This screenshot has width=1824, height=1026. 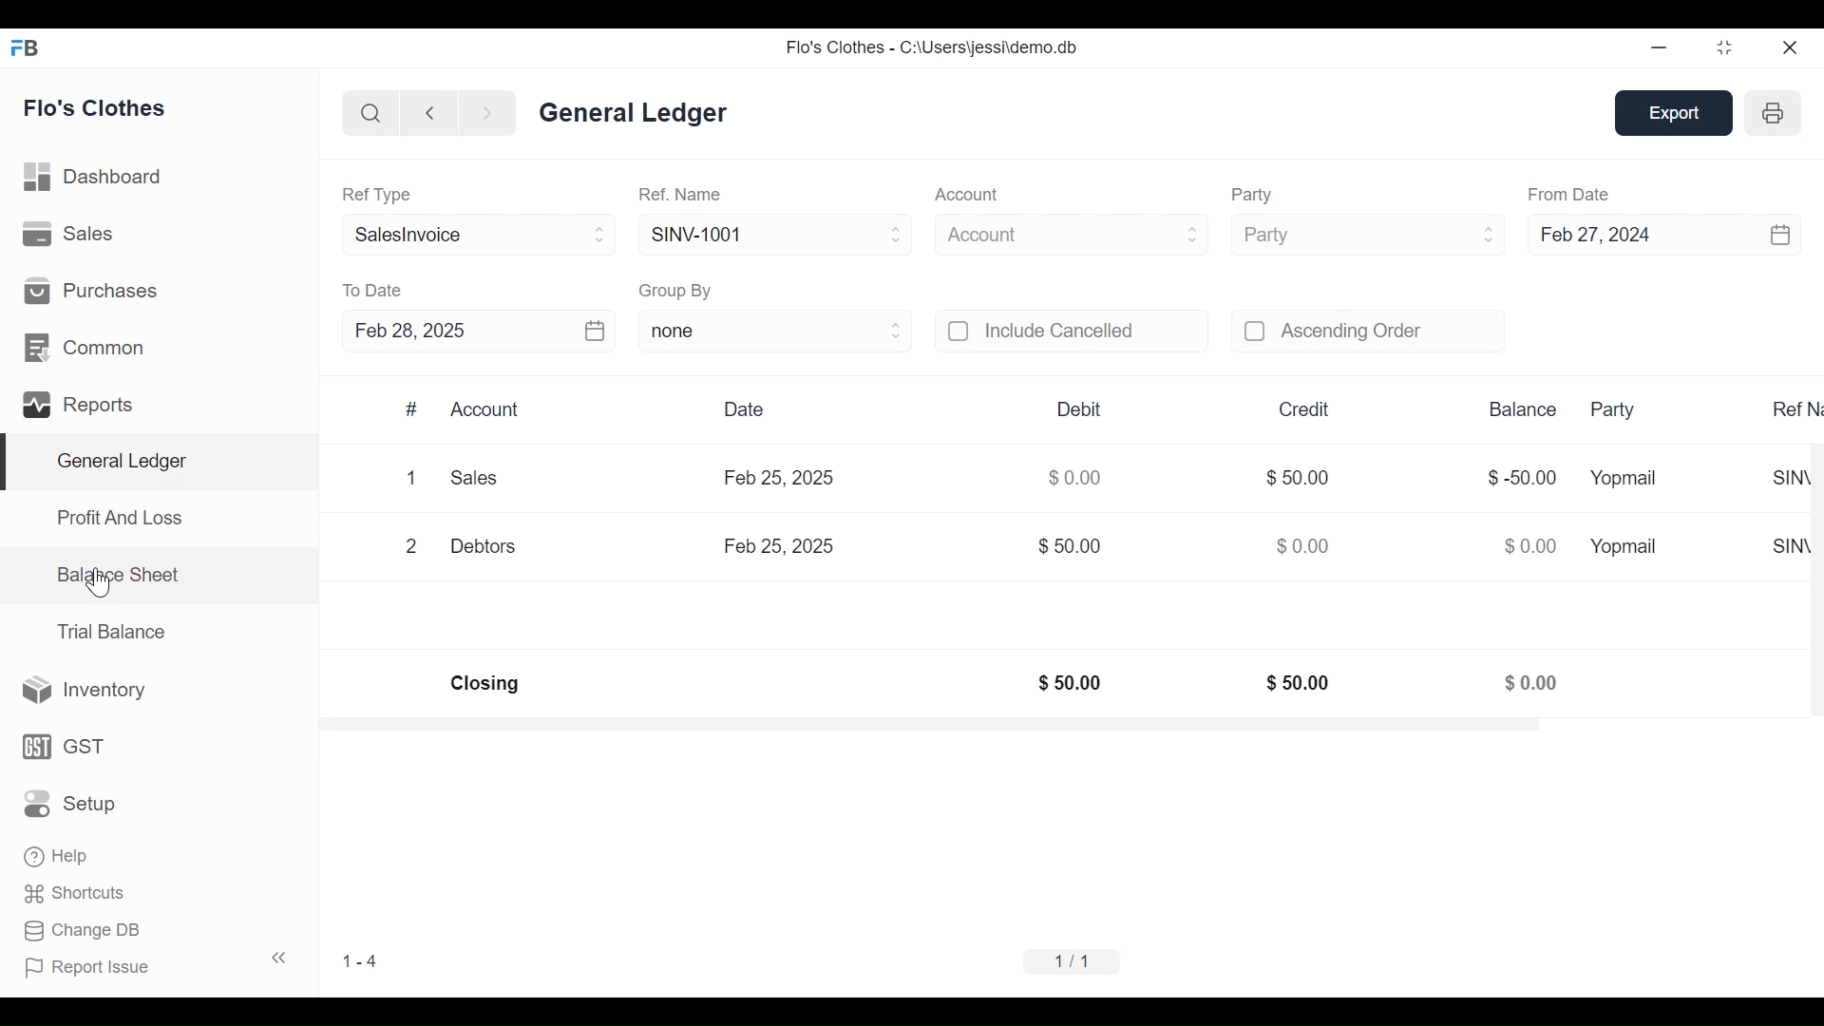 What do you see at coordinates (1661, 47) in the screenshot?
I see `minimise` at bounding box center [1661, 47].